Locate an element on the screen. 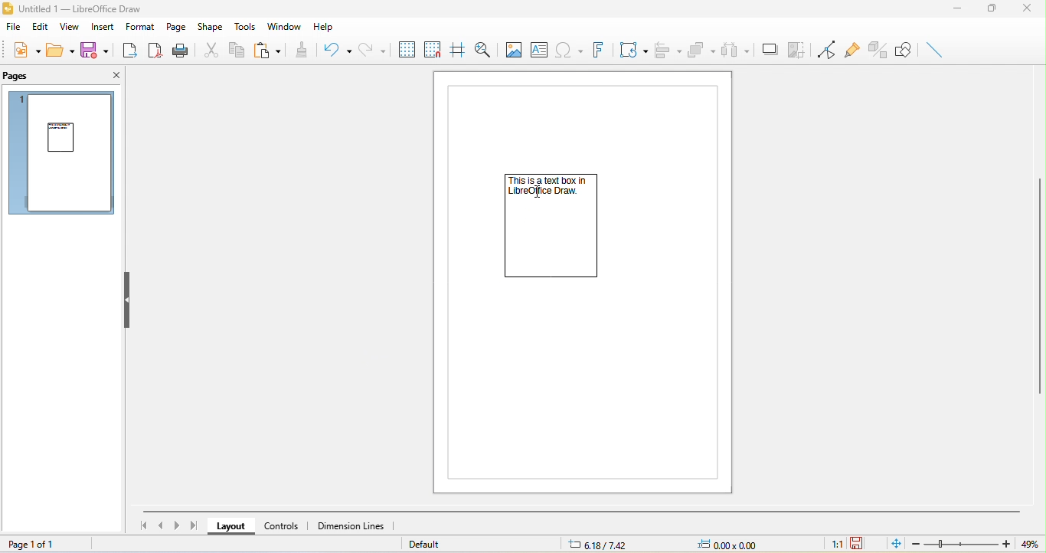  align object is located at coordinates (667, 51).